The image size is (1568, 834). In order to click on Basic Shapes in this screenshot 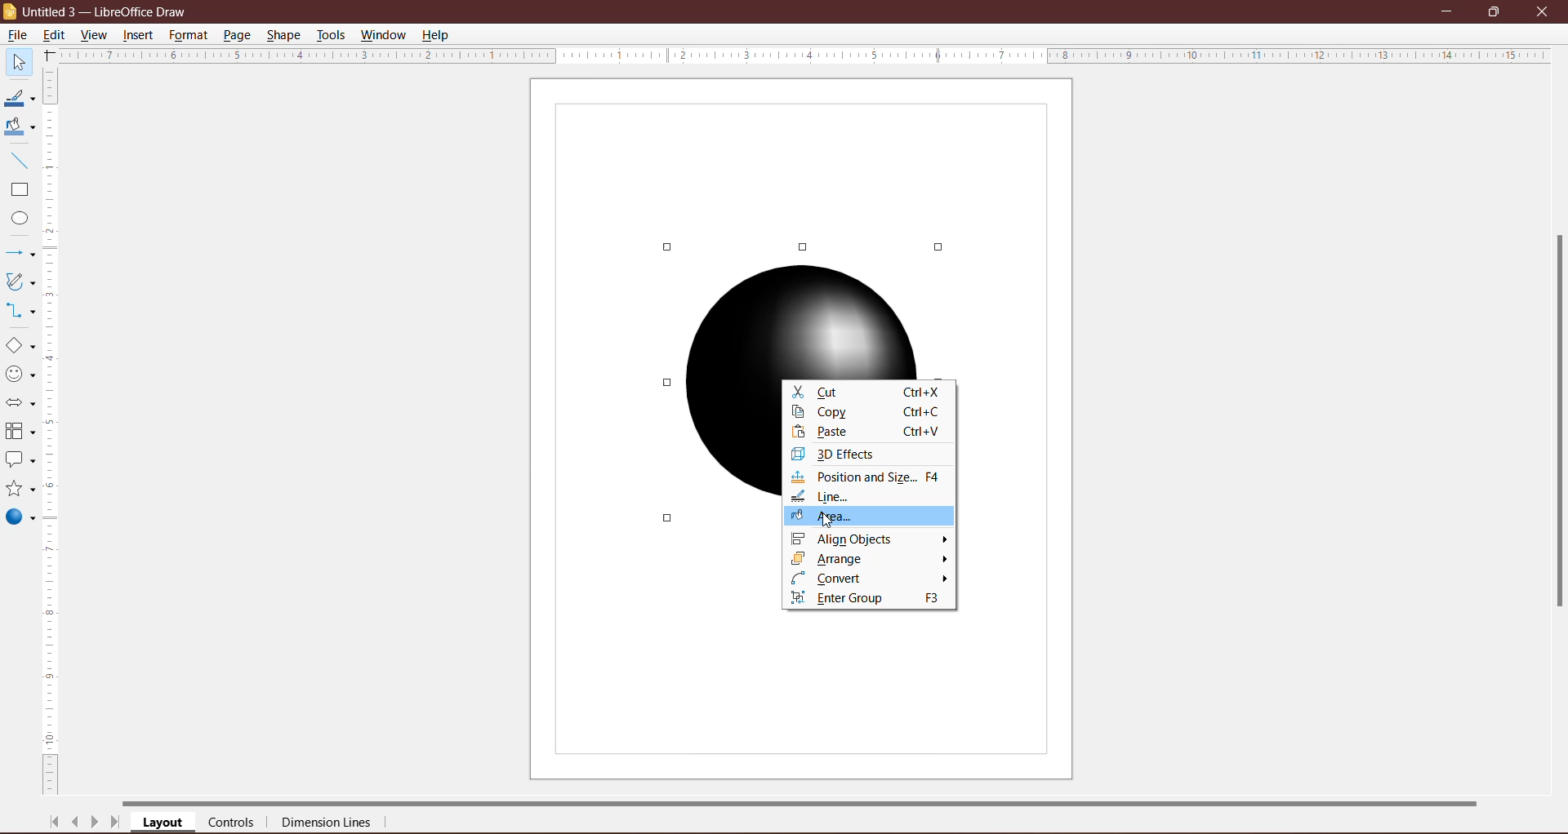, I will do `click(20, 346)`.